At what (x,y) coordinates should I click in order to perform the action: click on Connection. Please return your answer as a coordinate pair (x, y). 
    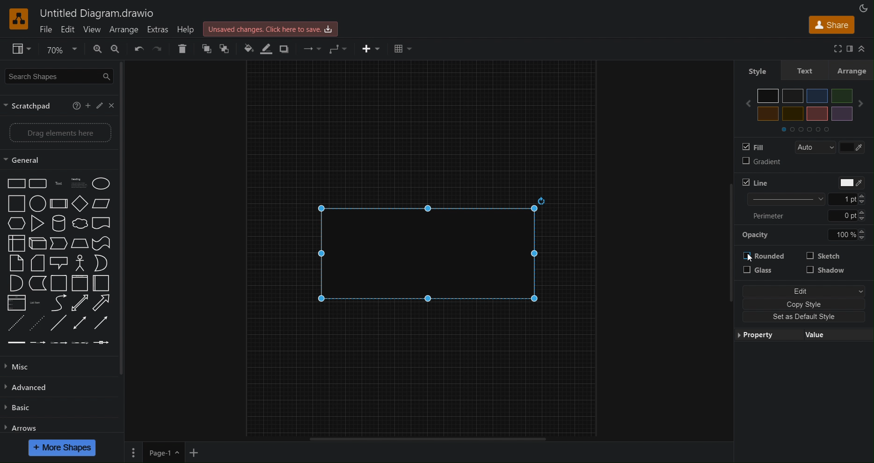
    Looking at the image, I should click on (309, 48).